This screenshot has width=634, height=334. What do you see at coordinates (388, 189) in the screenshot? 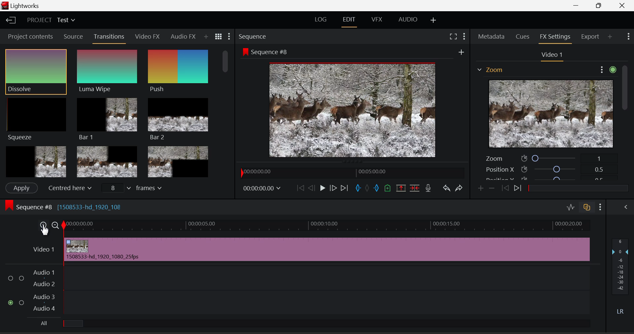
I see `Mark Cue` at bounding box center [388, 189].